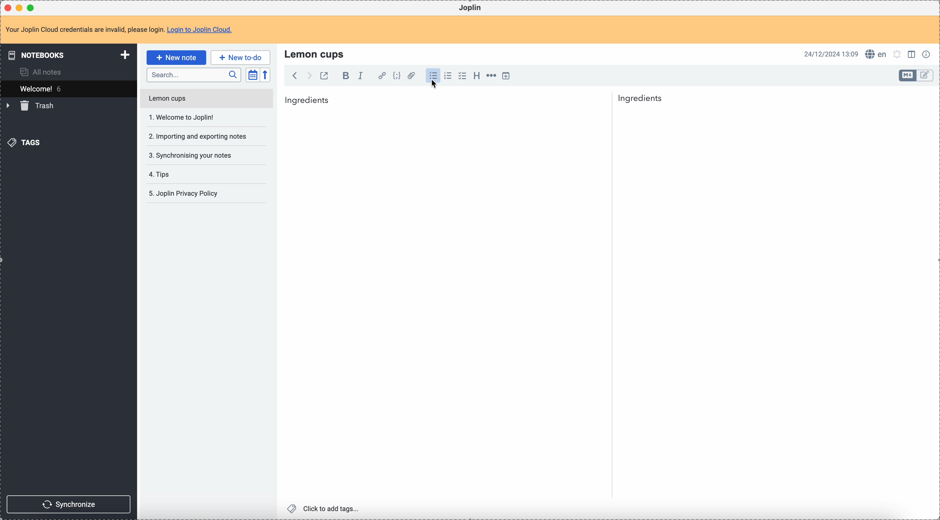 The height and width of the screenshot is (520, 940). I want to click on lemon cups, so click(316, 54).